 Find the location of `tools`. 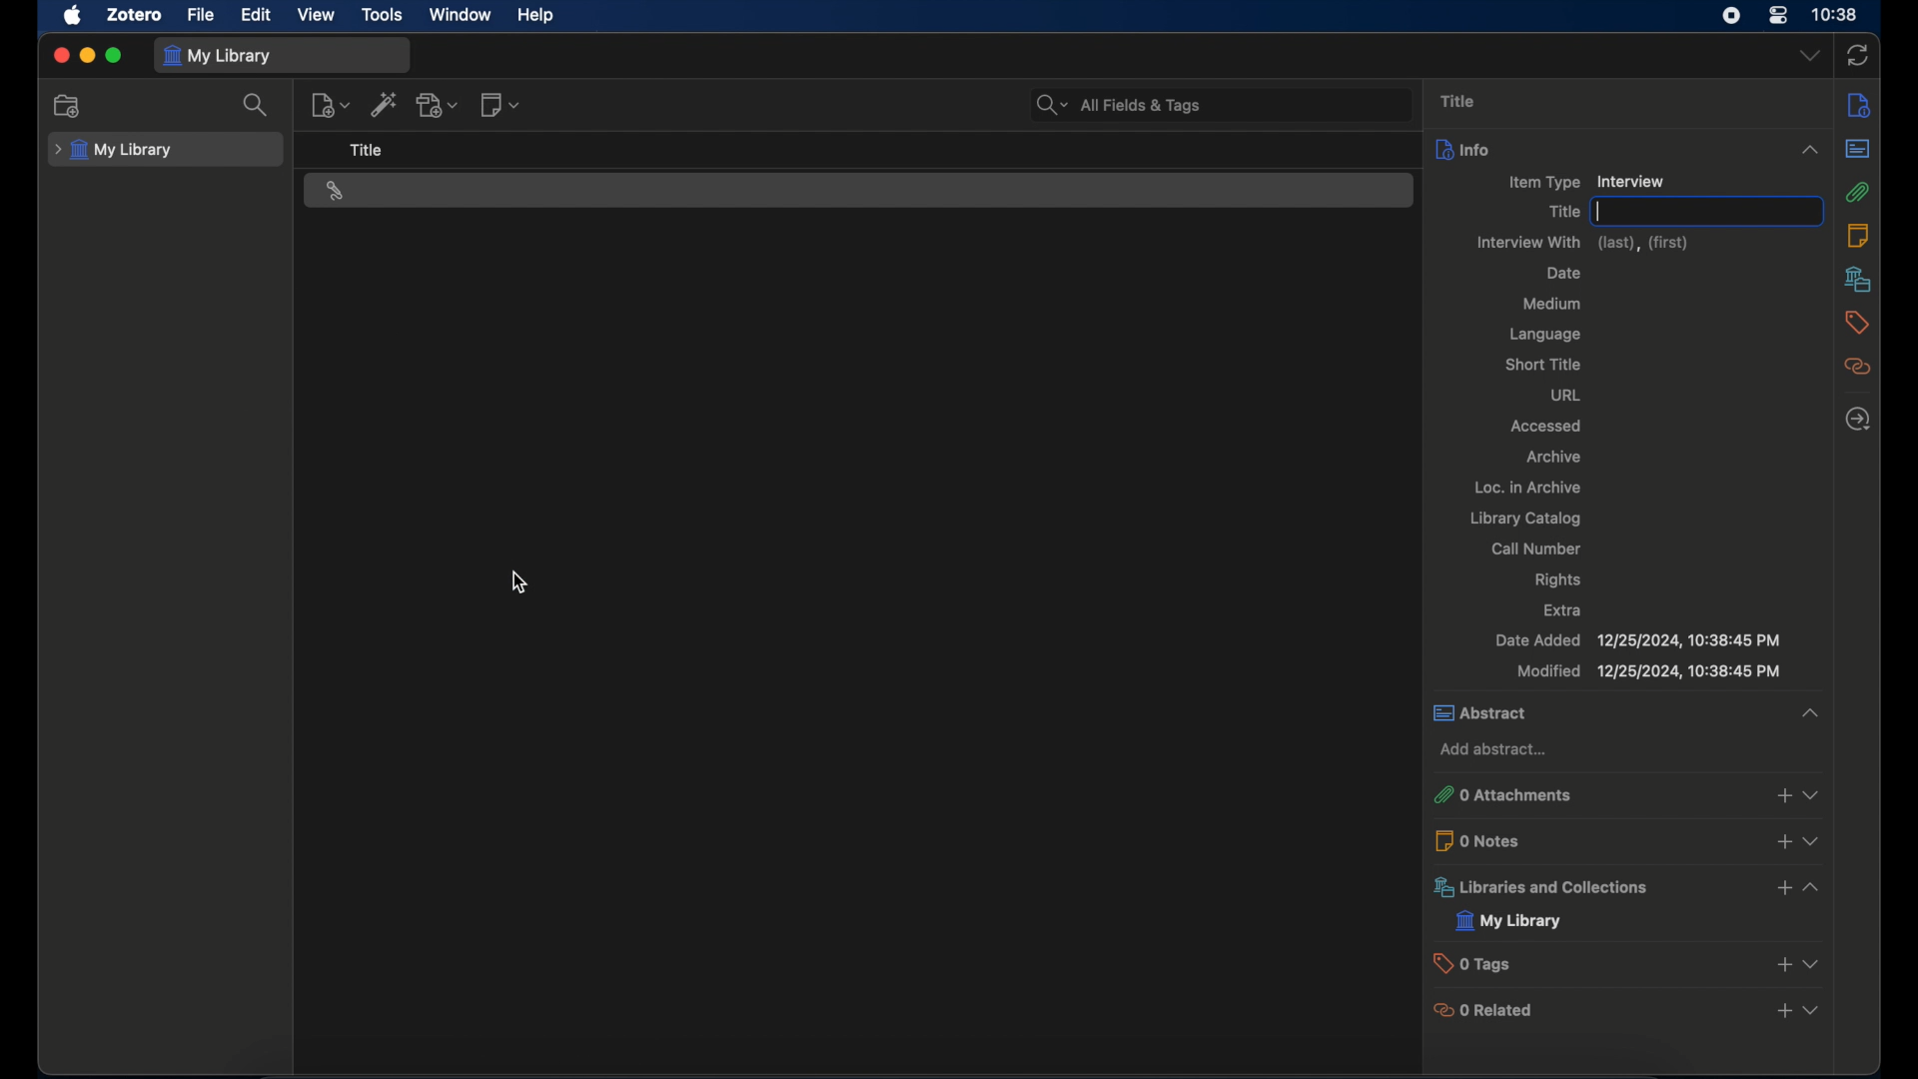

tools is located at coordinates (384, 16).